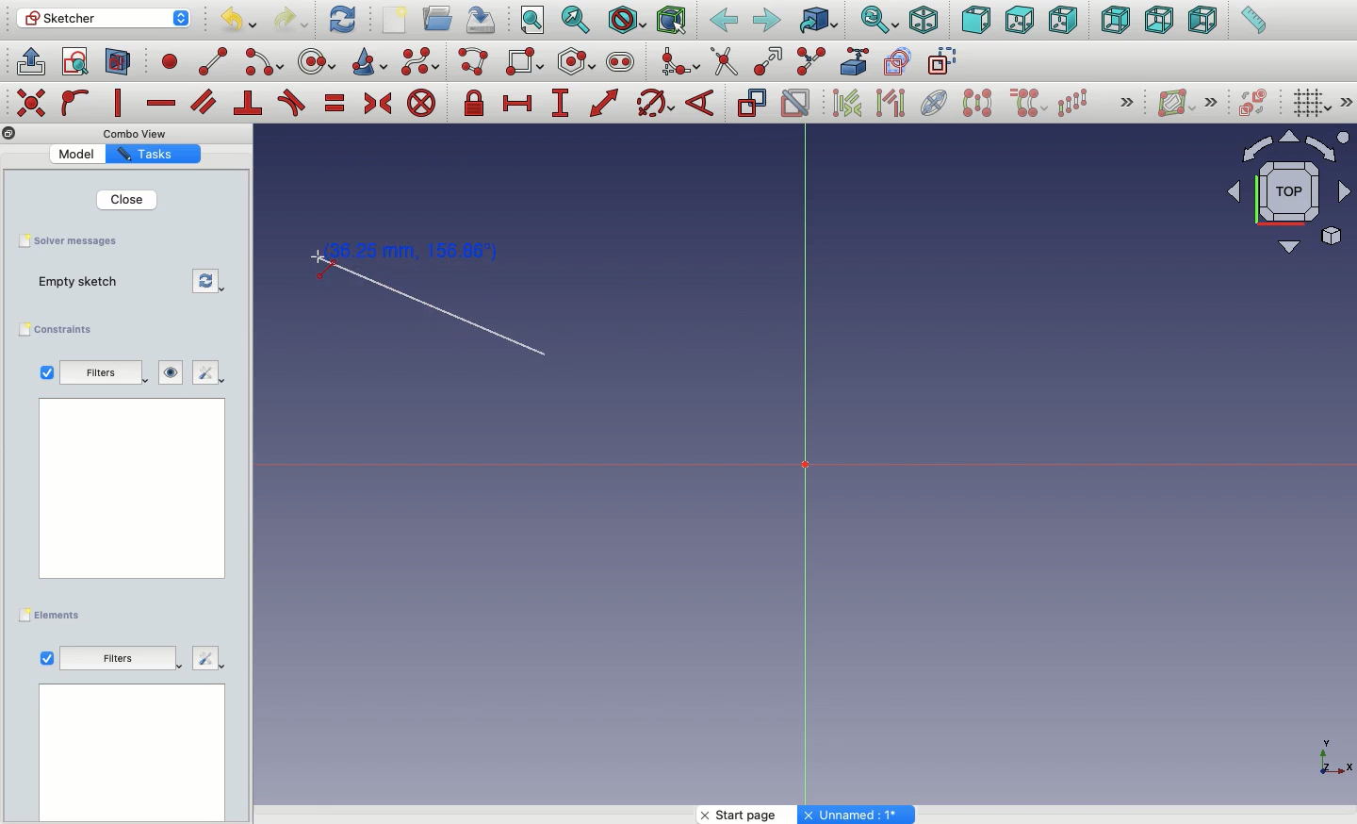 The image size is (1357, 824). I want to click on Constraints , so click(60, 329).